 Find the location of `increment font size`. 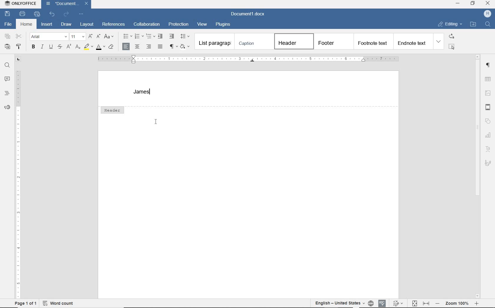

increment font size is located at coordinates (91, 37).